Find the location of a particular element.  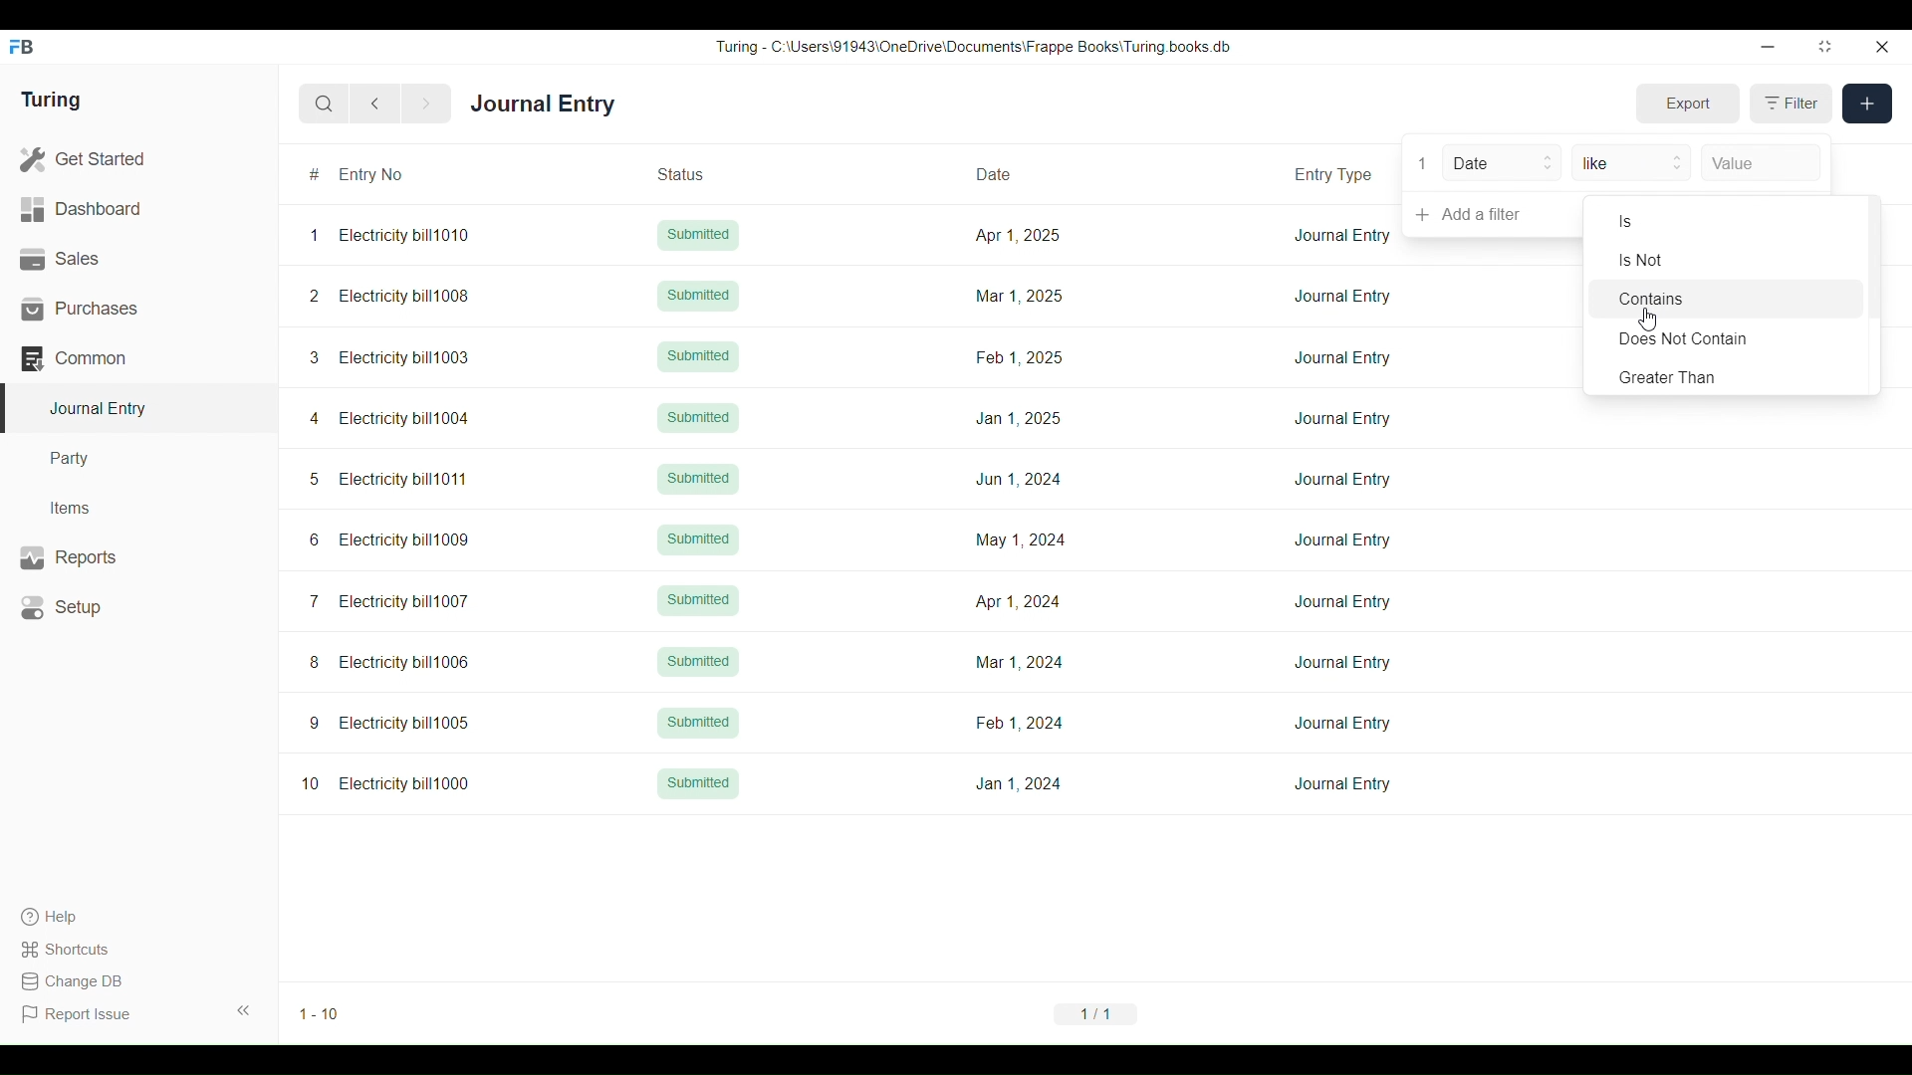

1 is located at coordinates (1423, 163).